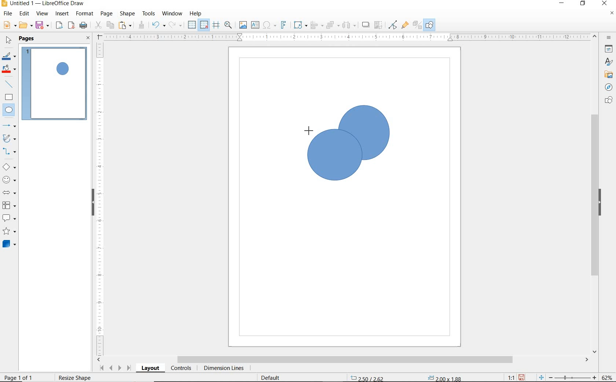  I want to click on FILL COLOR, so click(10, 70).